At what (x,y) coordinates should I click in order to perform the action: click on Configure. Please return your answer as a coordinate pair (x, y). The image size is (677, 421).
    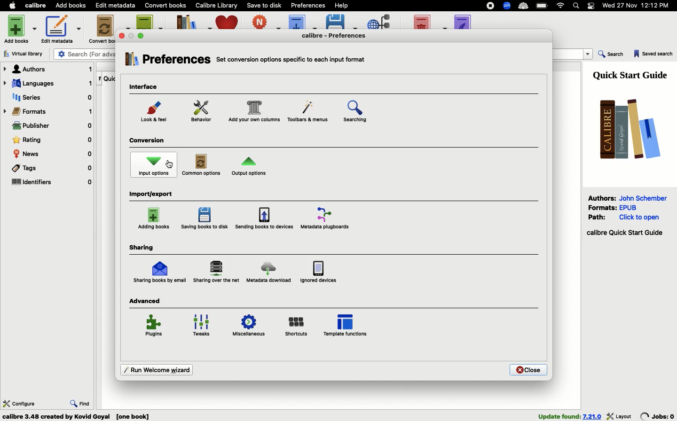
    Looking at the image, I should click on (19, 403).